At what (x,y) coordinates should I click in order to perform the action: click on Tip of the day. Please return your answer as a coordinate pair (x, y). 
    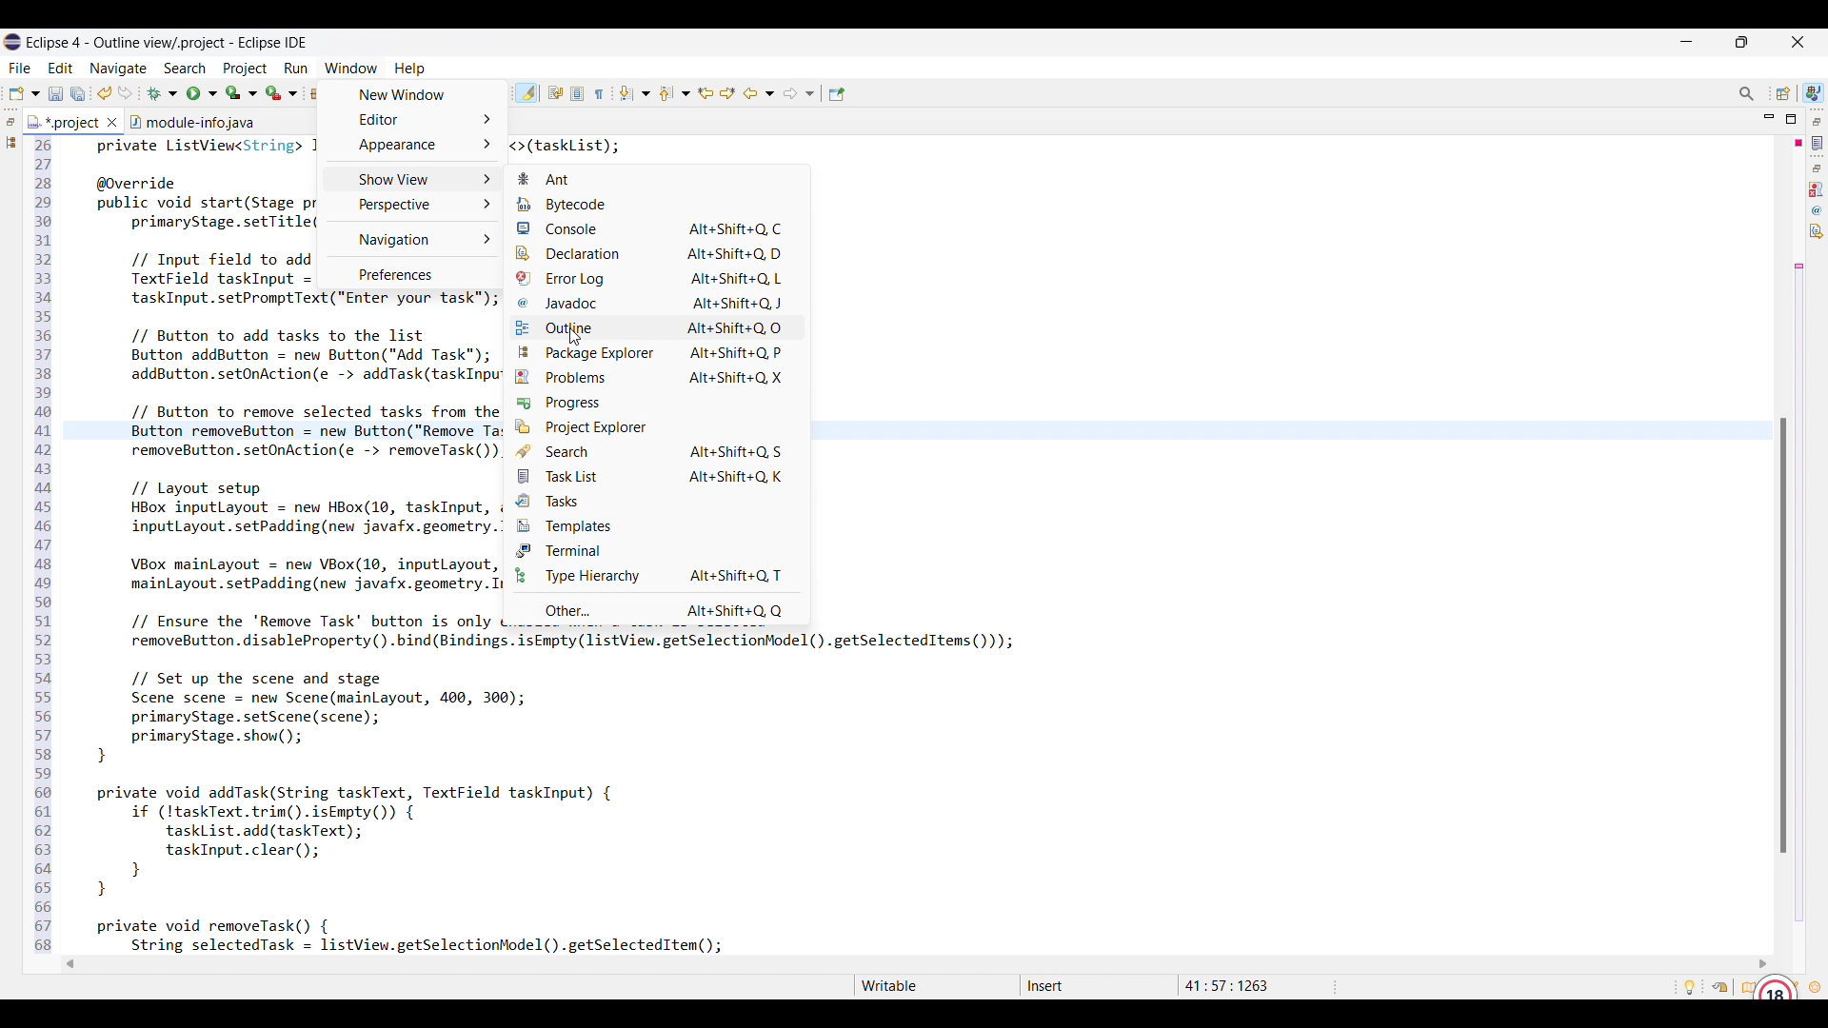
    Looking at the image, I should click on (1690, 987).